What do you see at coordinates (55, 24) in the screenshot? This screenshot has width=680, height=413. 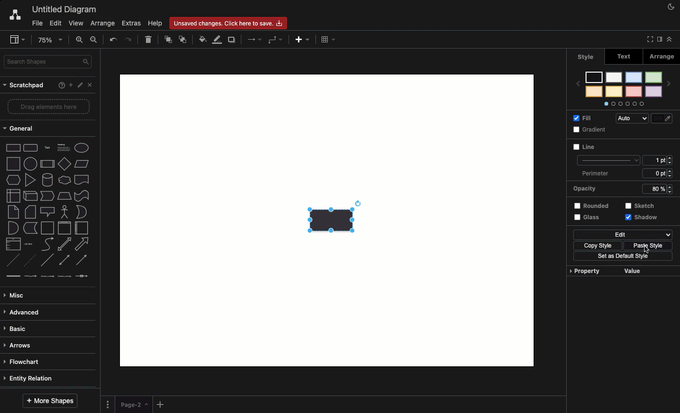 I see `Edit` at bounding box center [55, 24].